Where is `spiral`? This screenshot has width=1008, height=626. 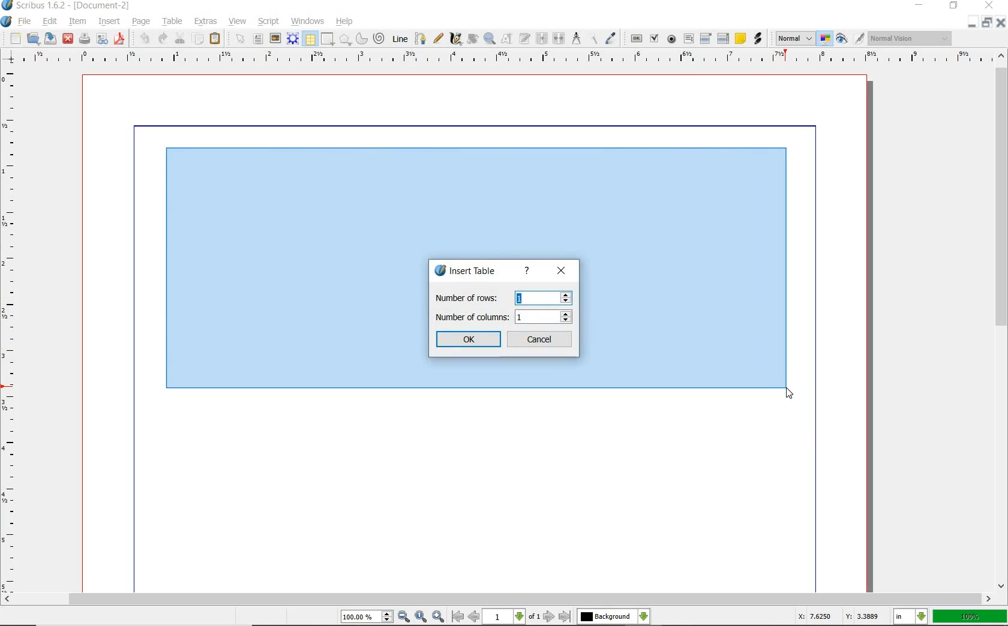
spiral is located at coordinates (379, 39).